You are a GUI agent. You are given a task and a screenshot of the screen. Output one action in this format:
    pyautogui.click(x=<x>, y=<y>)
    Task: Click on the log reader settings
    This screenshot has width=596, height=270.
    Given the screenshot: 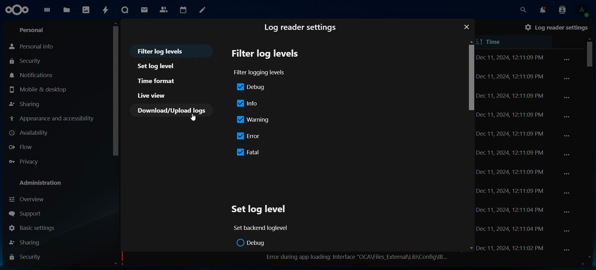 What is the action you would take?
    pyautogui.click(x=301, y=28)
    